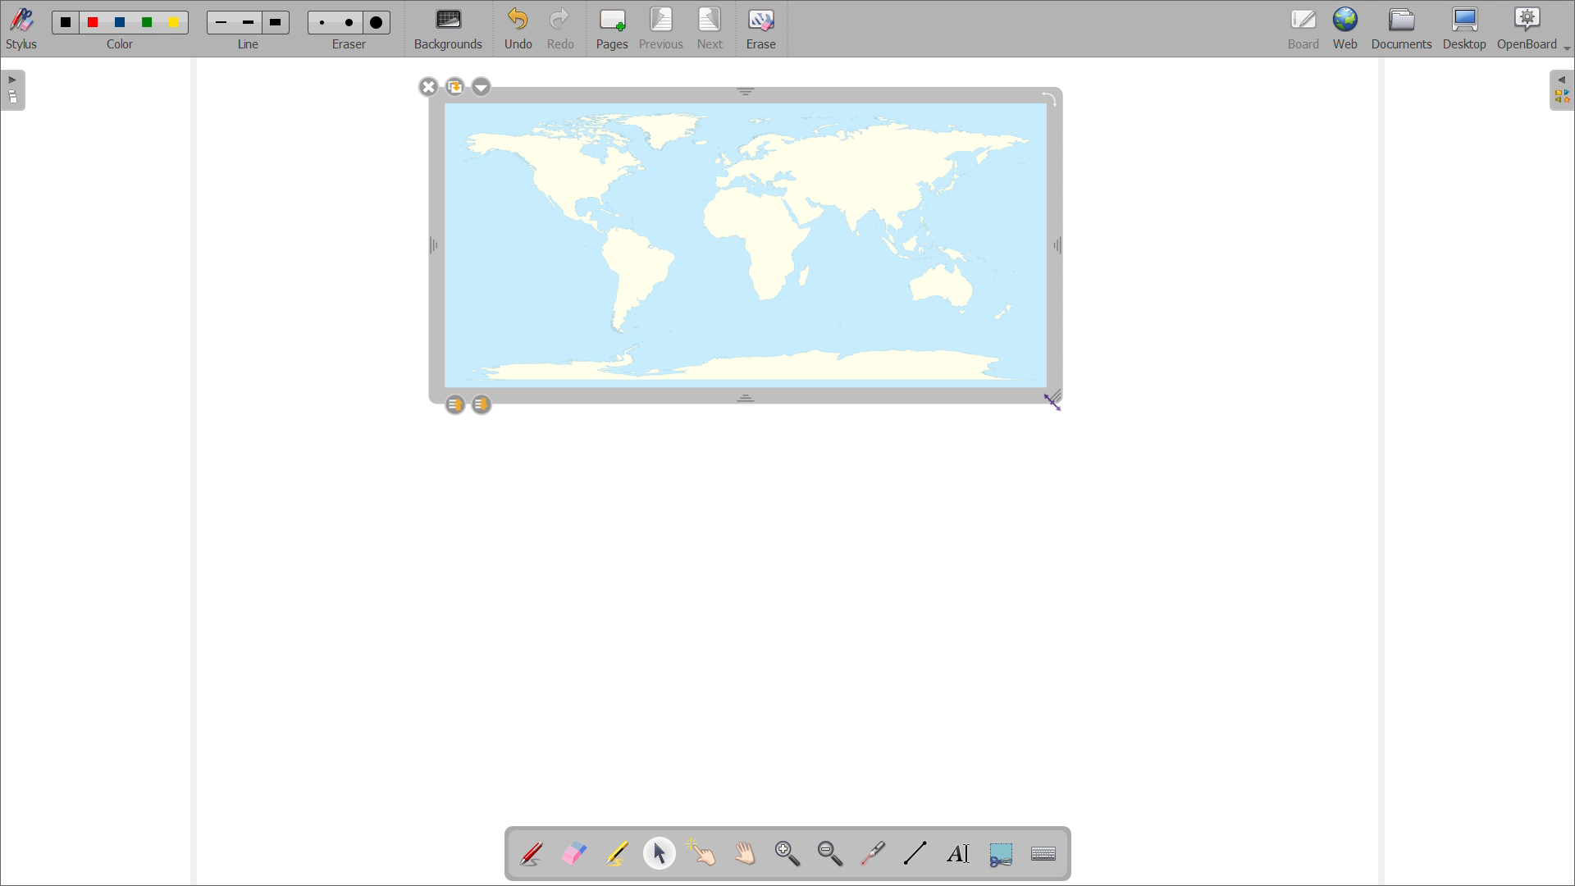  What do you see at coordinates (349, 45) in the screenshot?
I see `eraser` at bounding box center [349, 45].